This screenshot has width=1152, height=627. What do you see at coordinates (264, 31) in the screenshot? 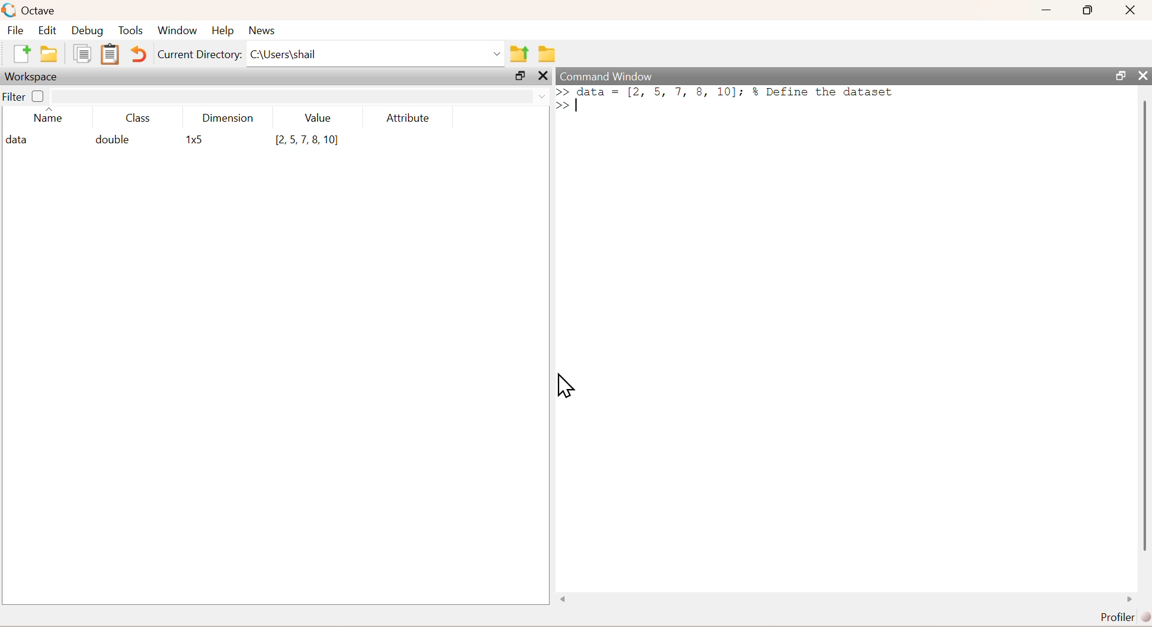
I see `news` at bounding box center [264, 31].